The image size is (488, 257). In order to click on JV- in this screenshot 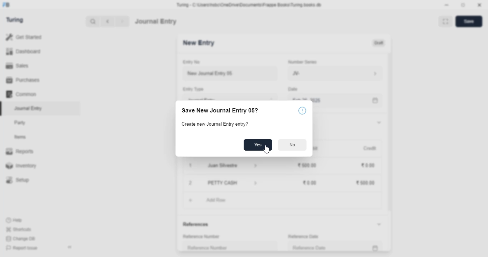, I will do `click(335, 74)`.